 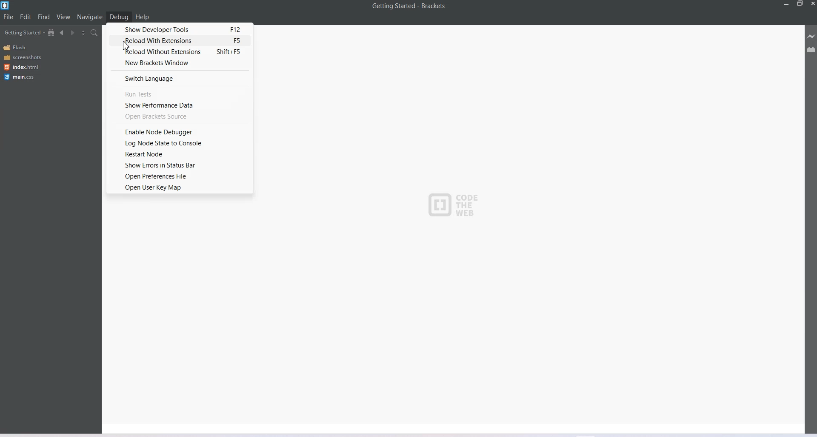 I want to click on main.css, so click(x=21, y=77).